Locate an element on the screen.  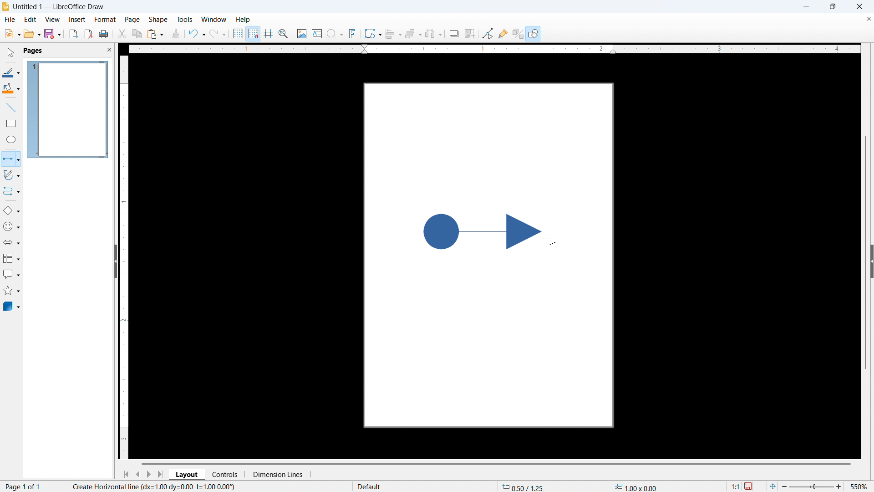
show Glue Point functions  is located at coordinates (503, 33).